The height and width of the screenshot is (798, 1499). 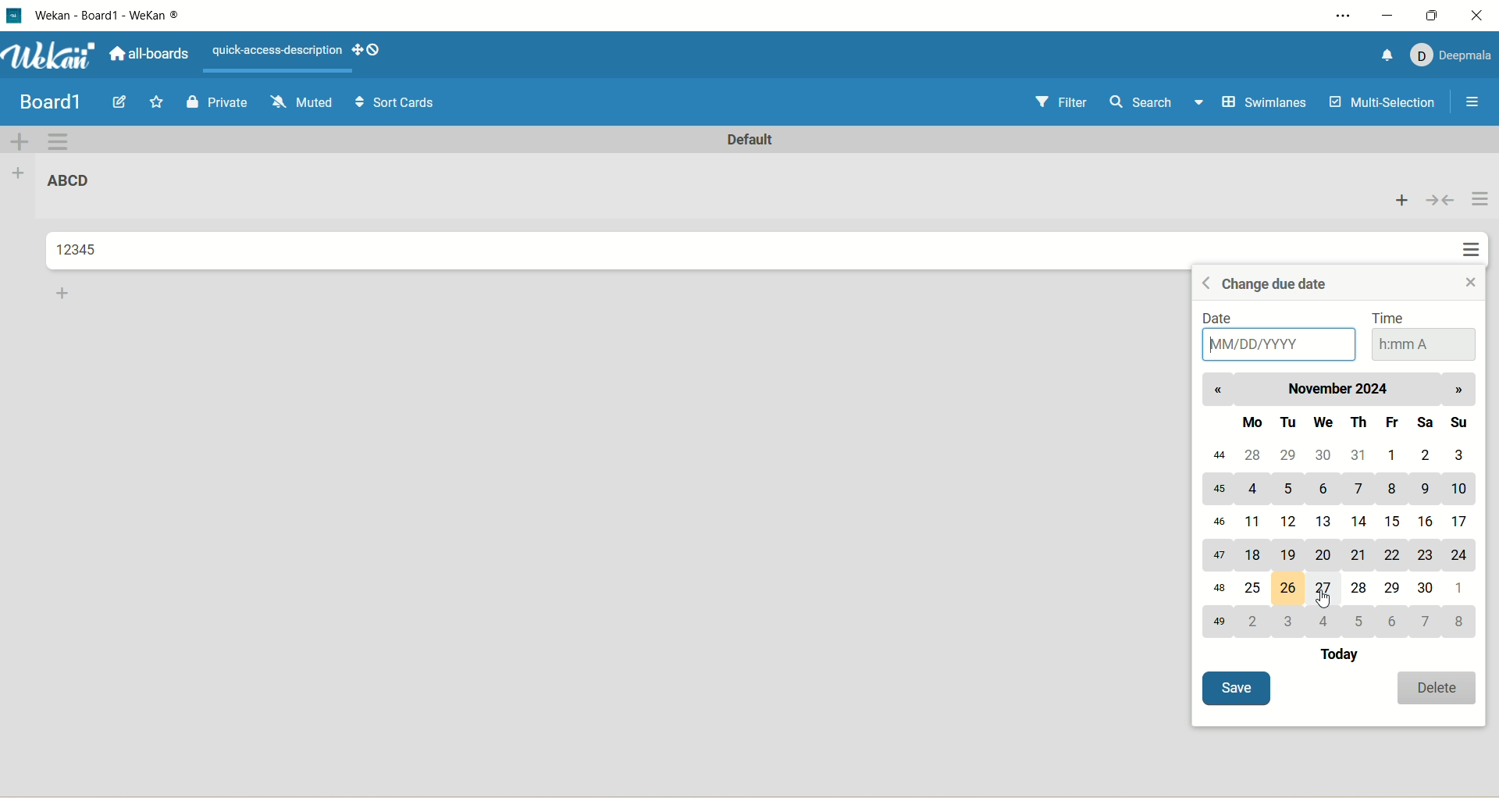 What do you see at coordinates (1339, 540) in the screenshot?
I see `calendar` at bounding box center [1339, 540].